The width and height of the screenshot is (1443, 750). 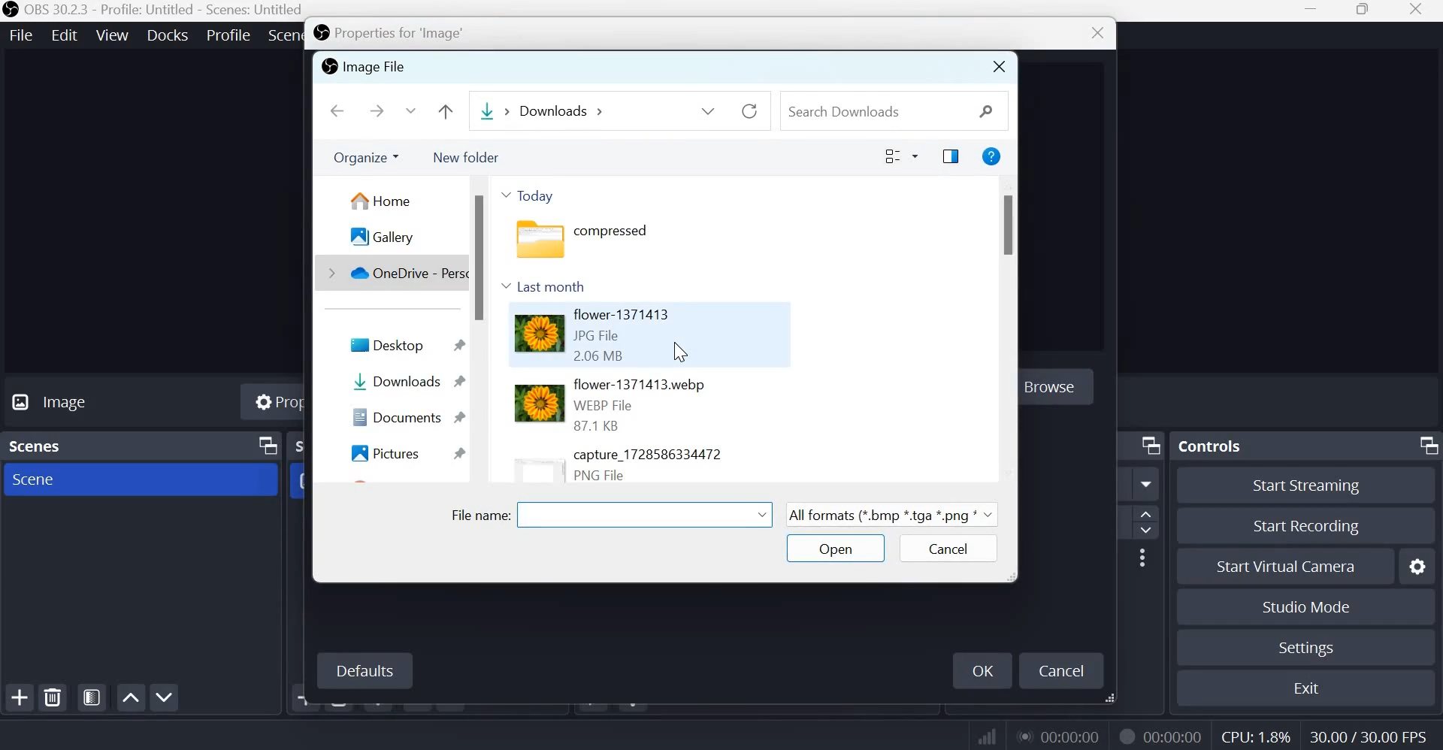 I want to click on Downloads, so click(x=489, y=111).